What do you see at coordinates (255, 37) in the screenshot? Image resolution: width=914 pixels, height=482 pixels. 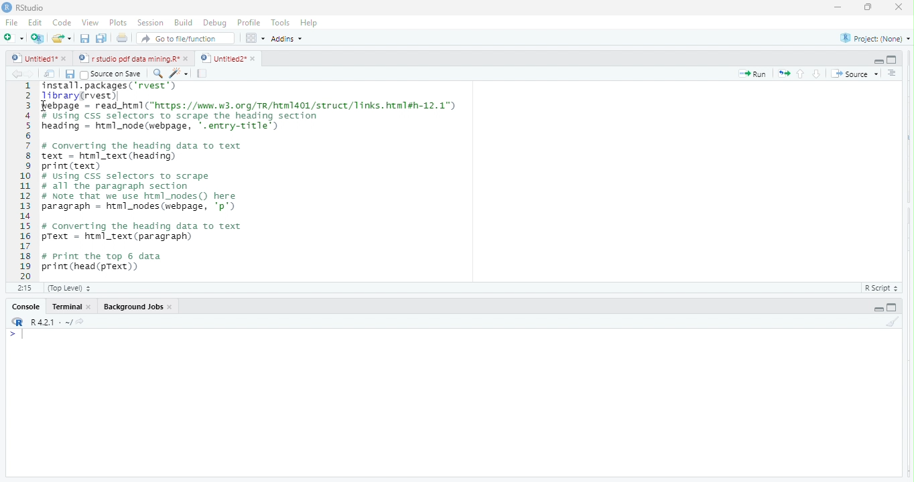 I see `option` at bounding box center [255, 37].